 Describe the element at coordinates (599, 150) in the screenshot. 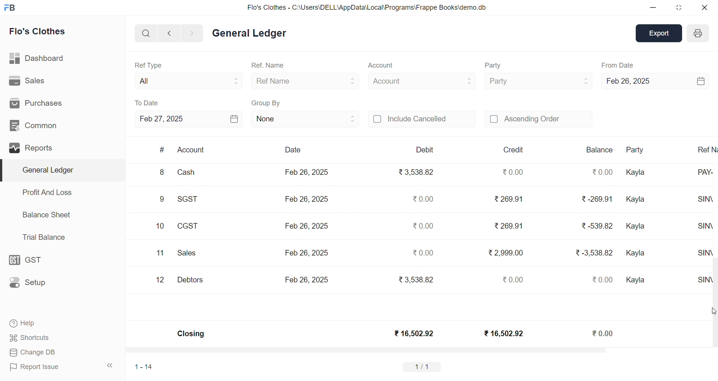

I see `Balance` at that location.